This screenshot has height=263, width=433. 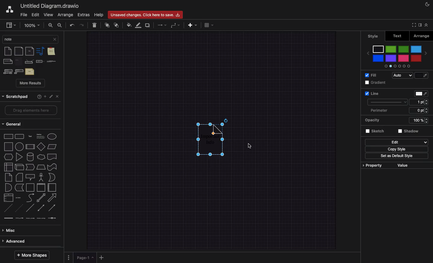 What do you see at coordinates (58, 97) in the screenshot?
I see `close` at bounding box center [58, 97].